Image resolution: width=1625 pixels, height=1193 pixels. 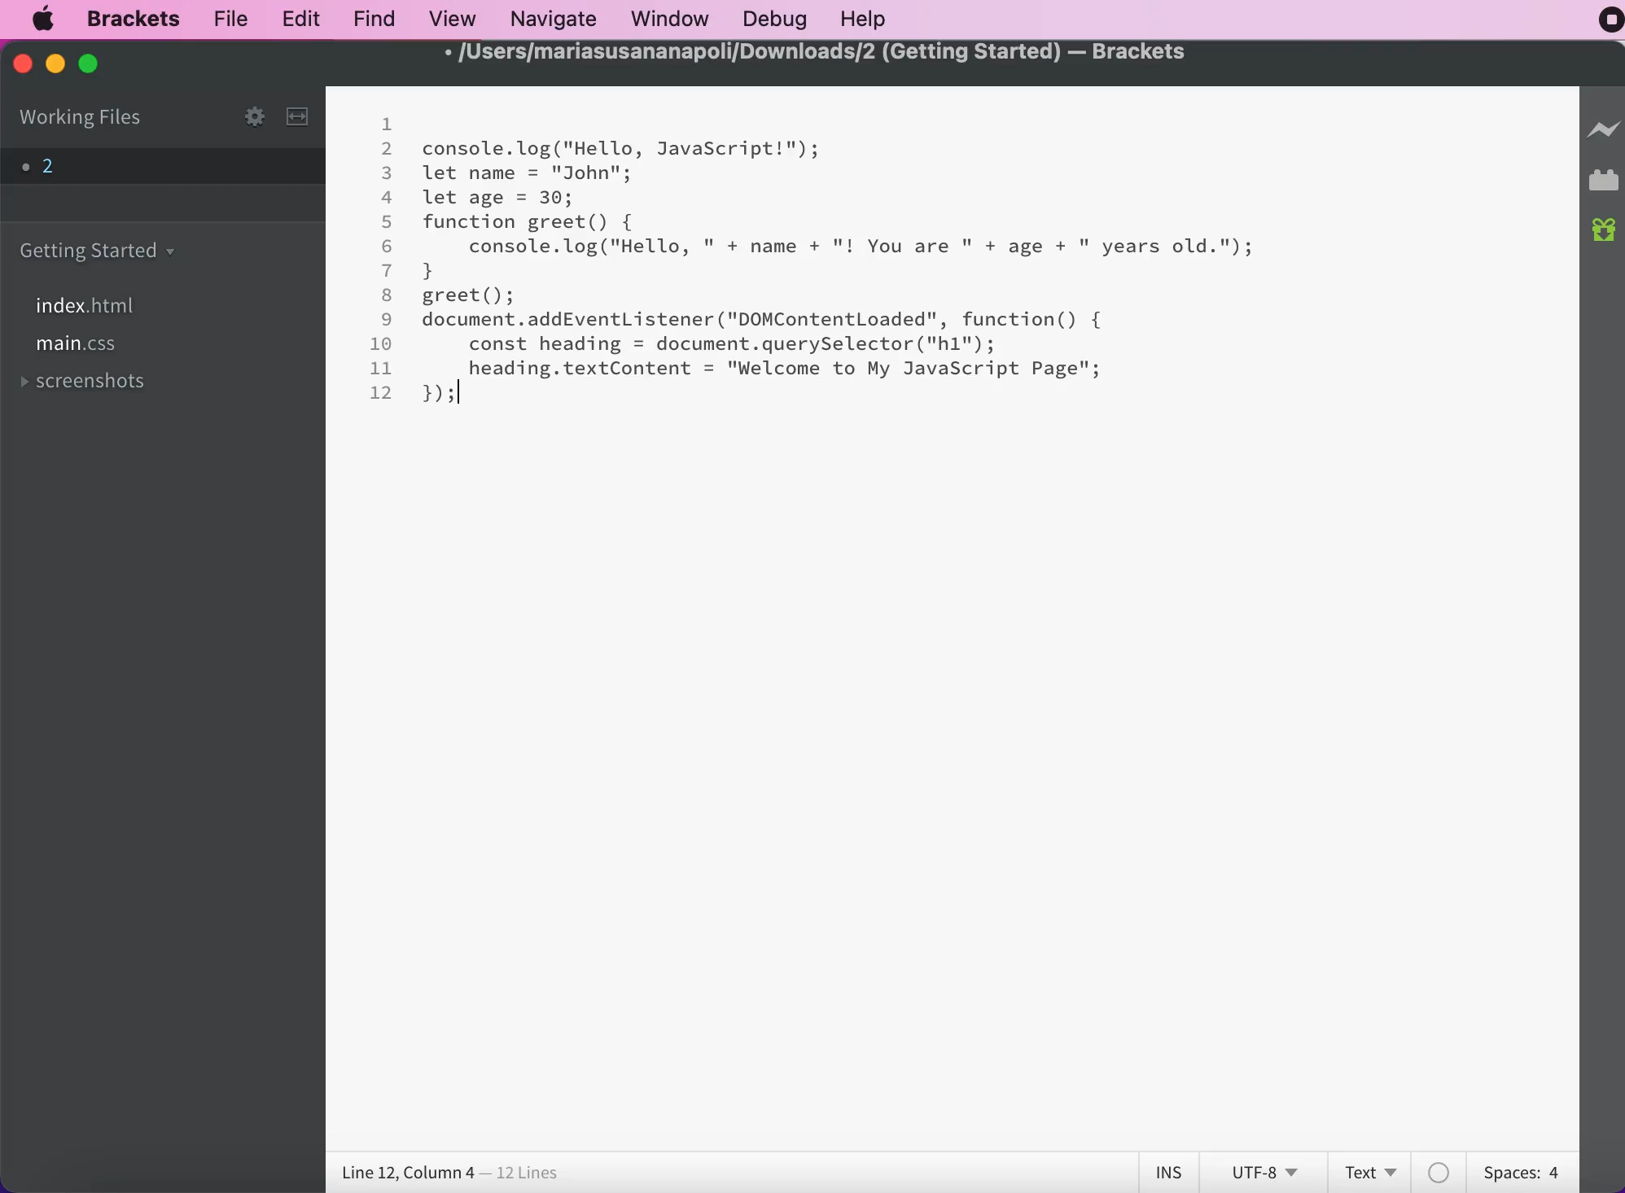 What do you see at coordinates (383, 344) in the screenshot?
I see `10` at bounding box center [383, 344].